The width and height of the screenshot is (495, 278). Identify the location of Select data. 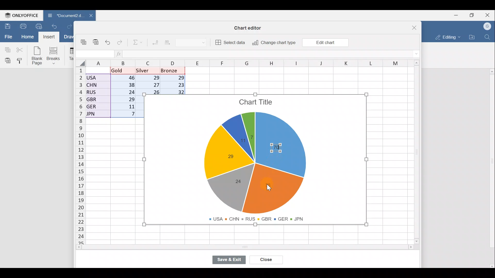
(230, 42).